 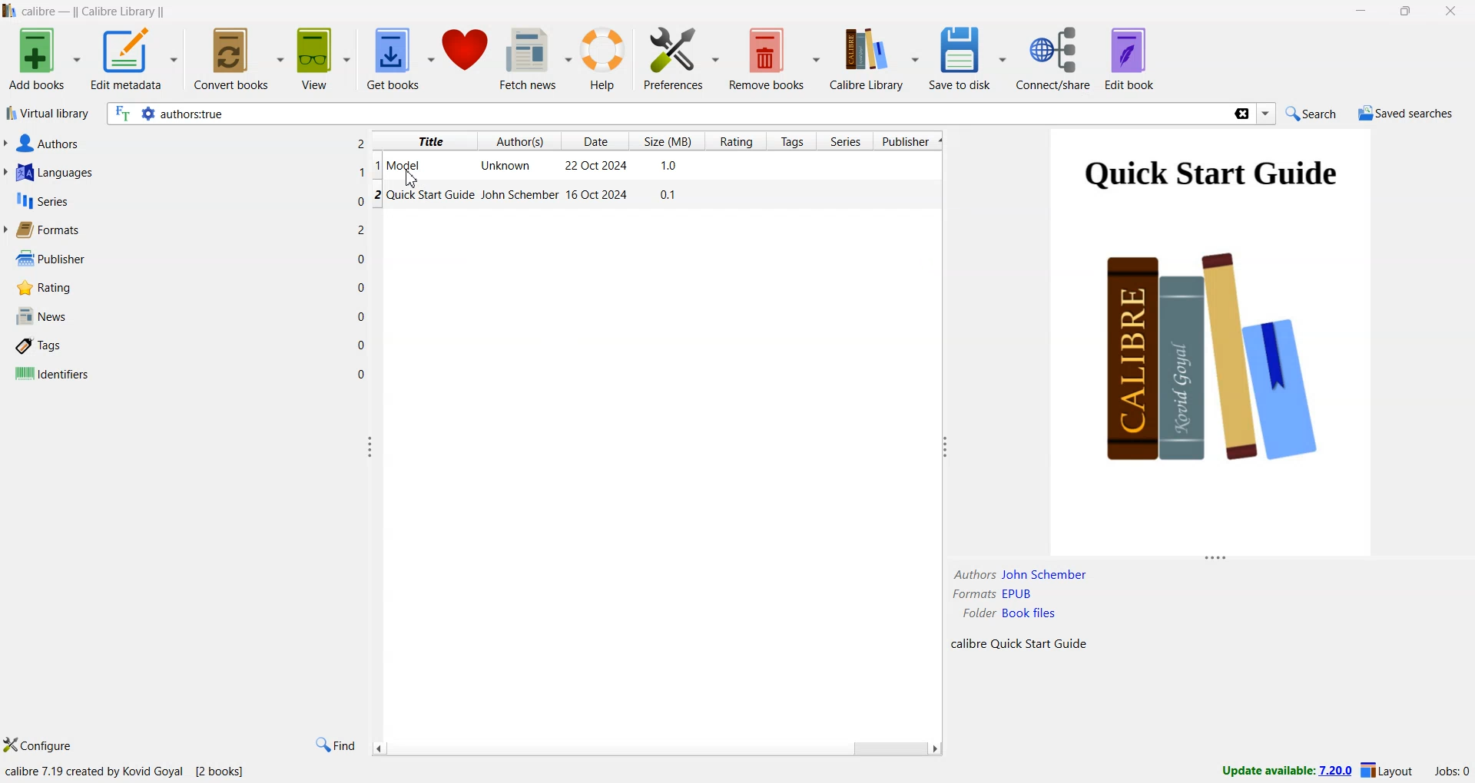 What do you see at coordinates (910, 142) in the screenshot?
I see `publisher` at bounding box center [910, 142].